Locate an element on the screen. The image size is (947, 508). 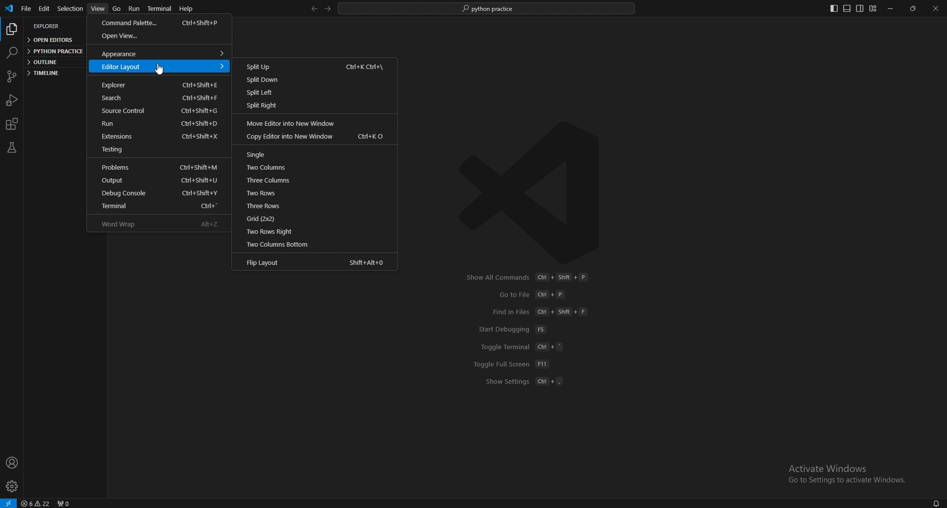
grid (2*2) is located at coordinates (311, 219).